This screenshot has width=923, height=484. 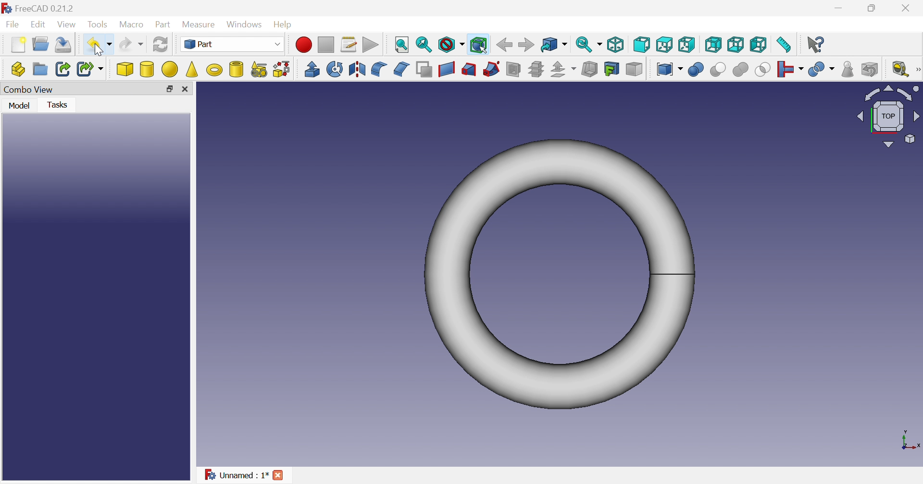 I want to click on Right, so click(x=686, y=45).